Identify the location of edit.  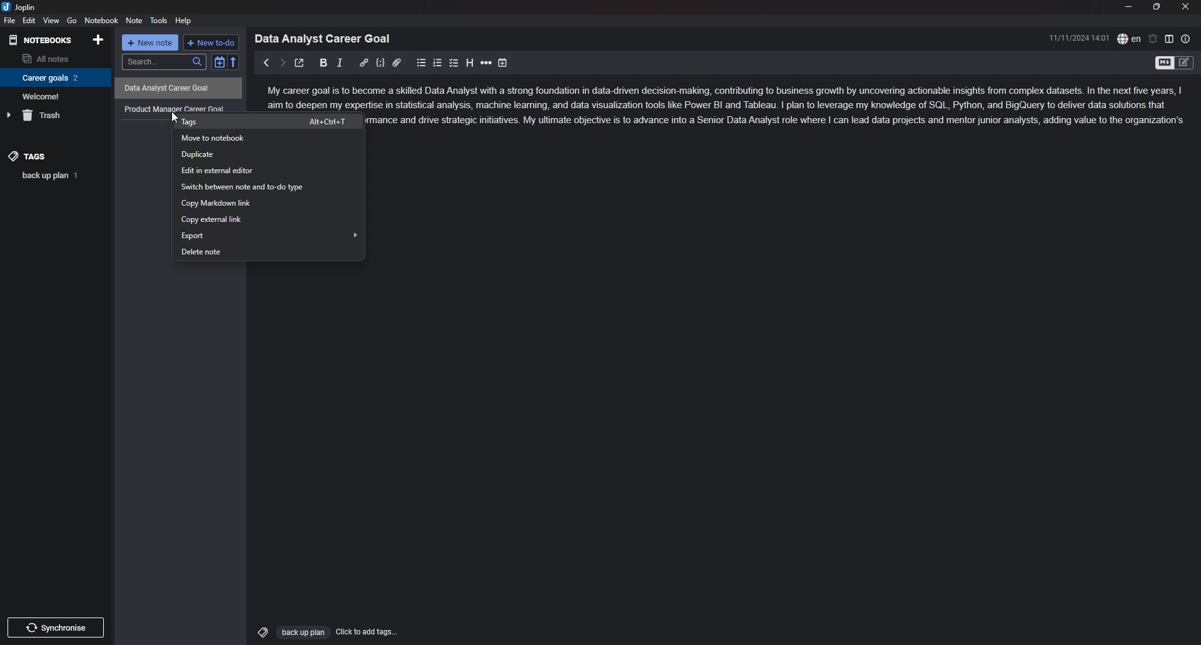
(30, 20).